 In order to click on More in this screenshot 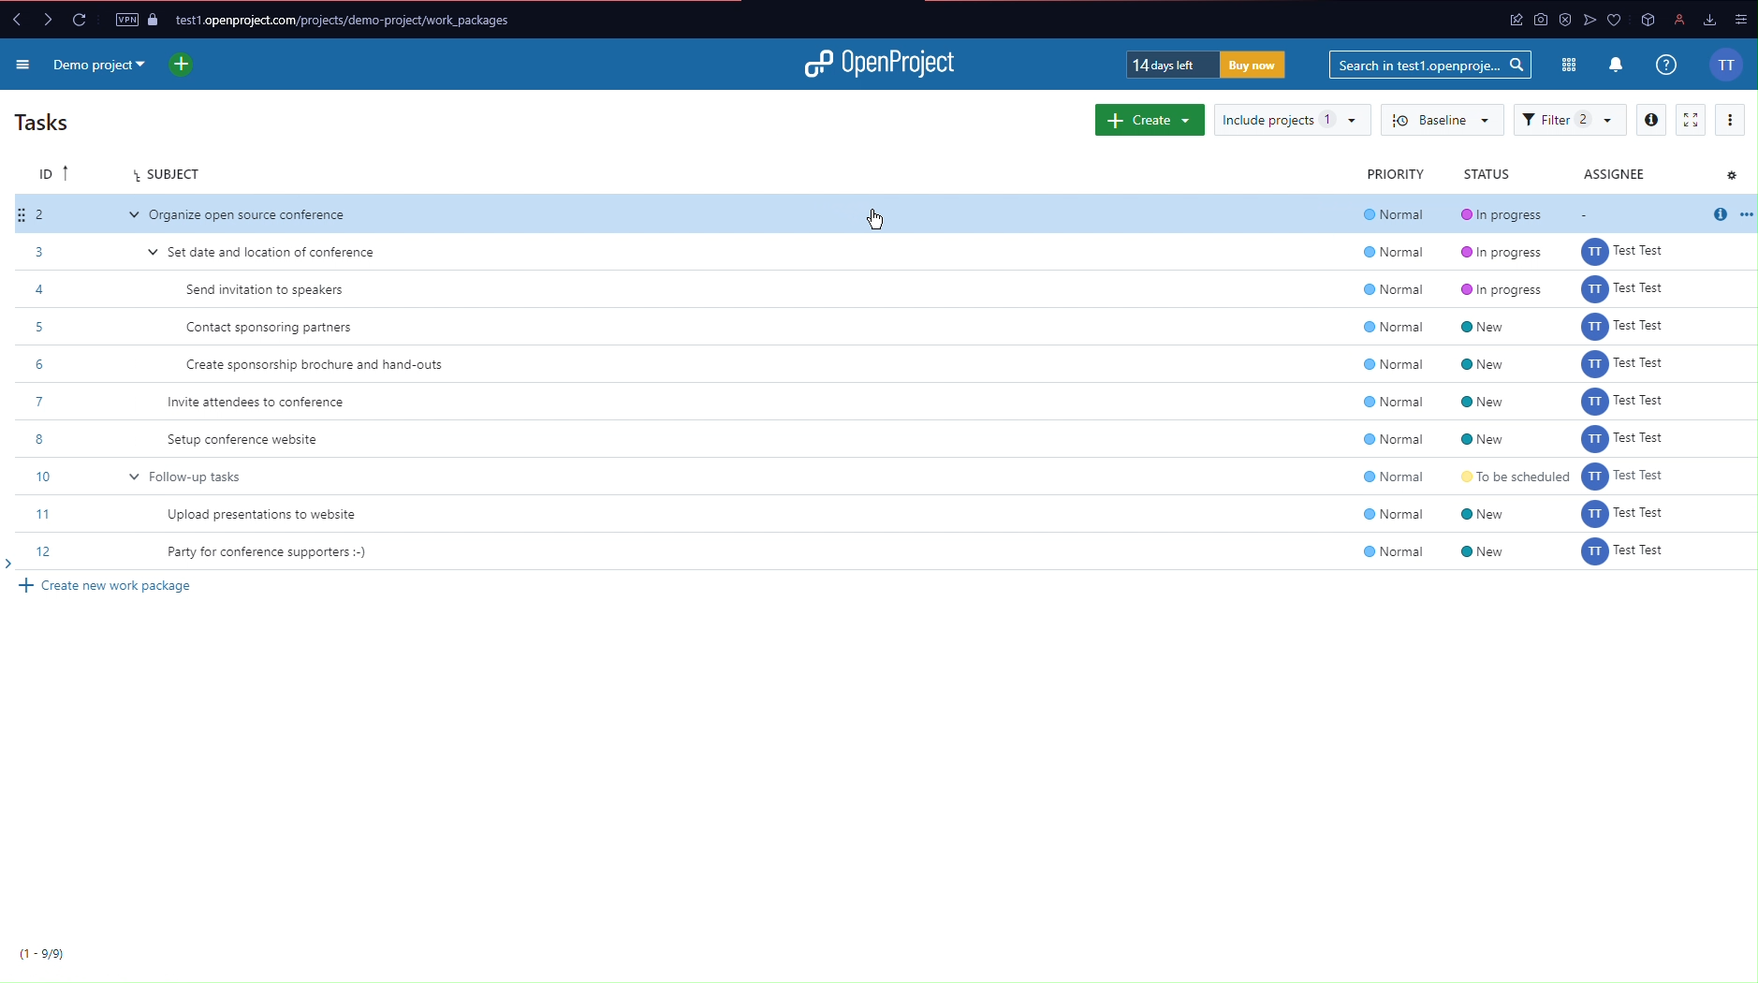, I will do `click(25, 65)`.